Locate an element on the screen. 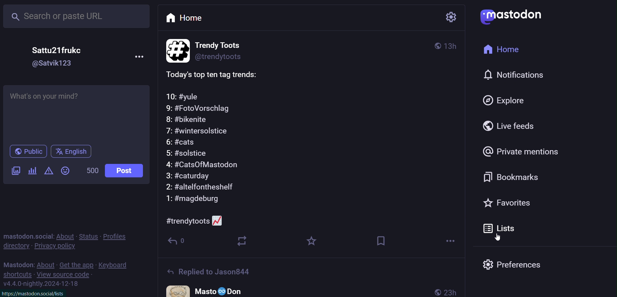  mastodon social is located at coordinates (28, 235).